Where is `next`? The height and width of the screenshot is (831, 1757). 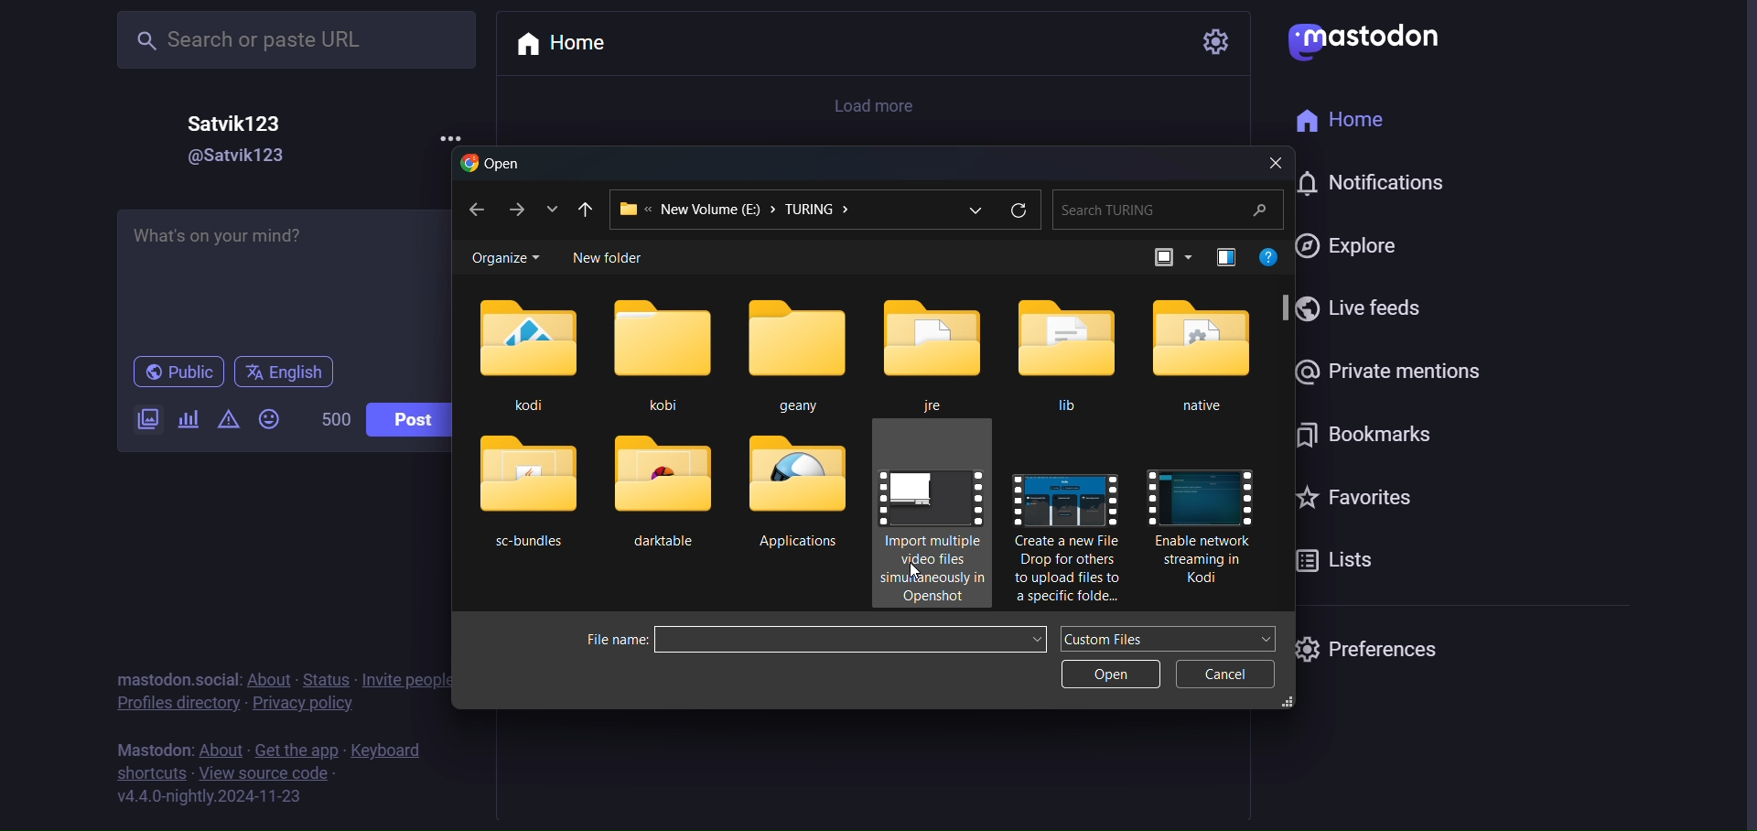
next is located at coordinates (513, 209).